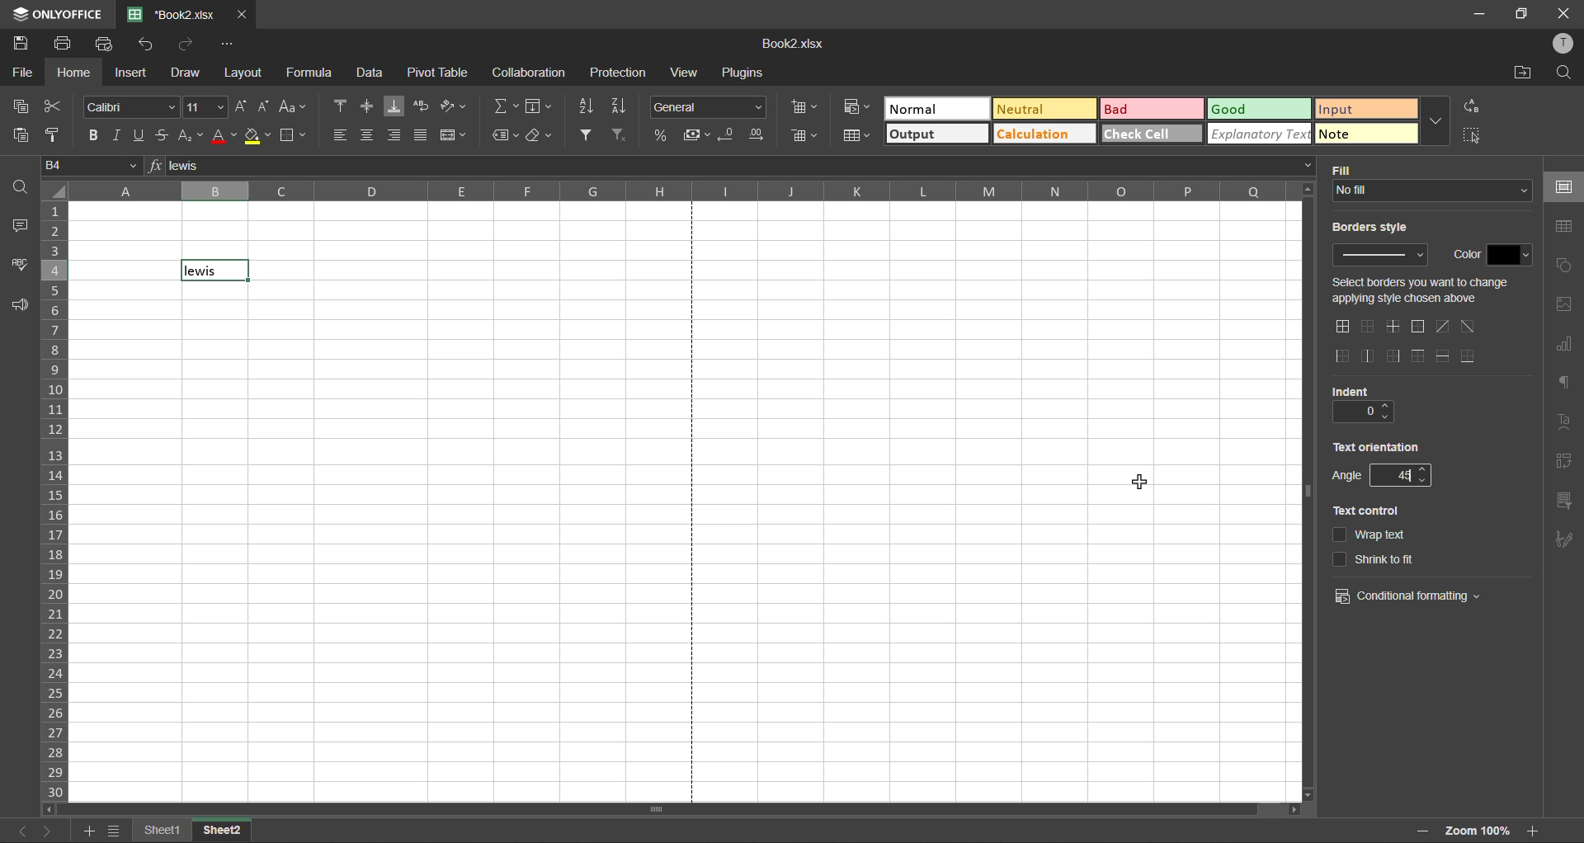 The image size is (1584, 843). I want to click on conditional formatting, so click(859, 108).